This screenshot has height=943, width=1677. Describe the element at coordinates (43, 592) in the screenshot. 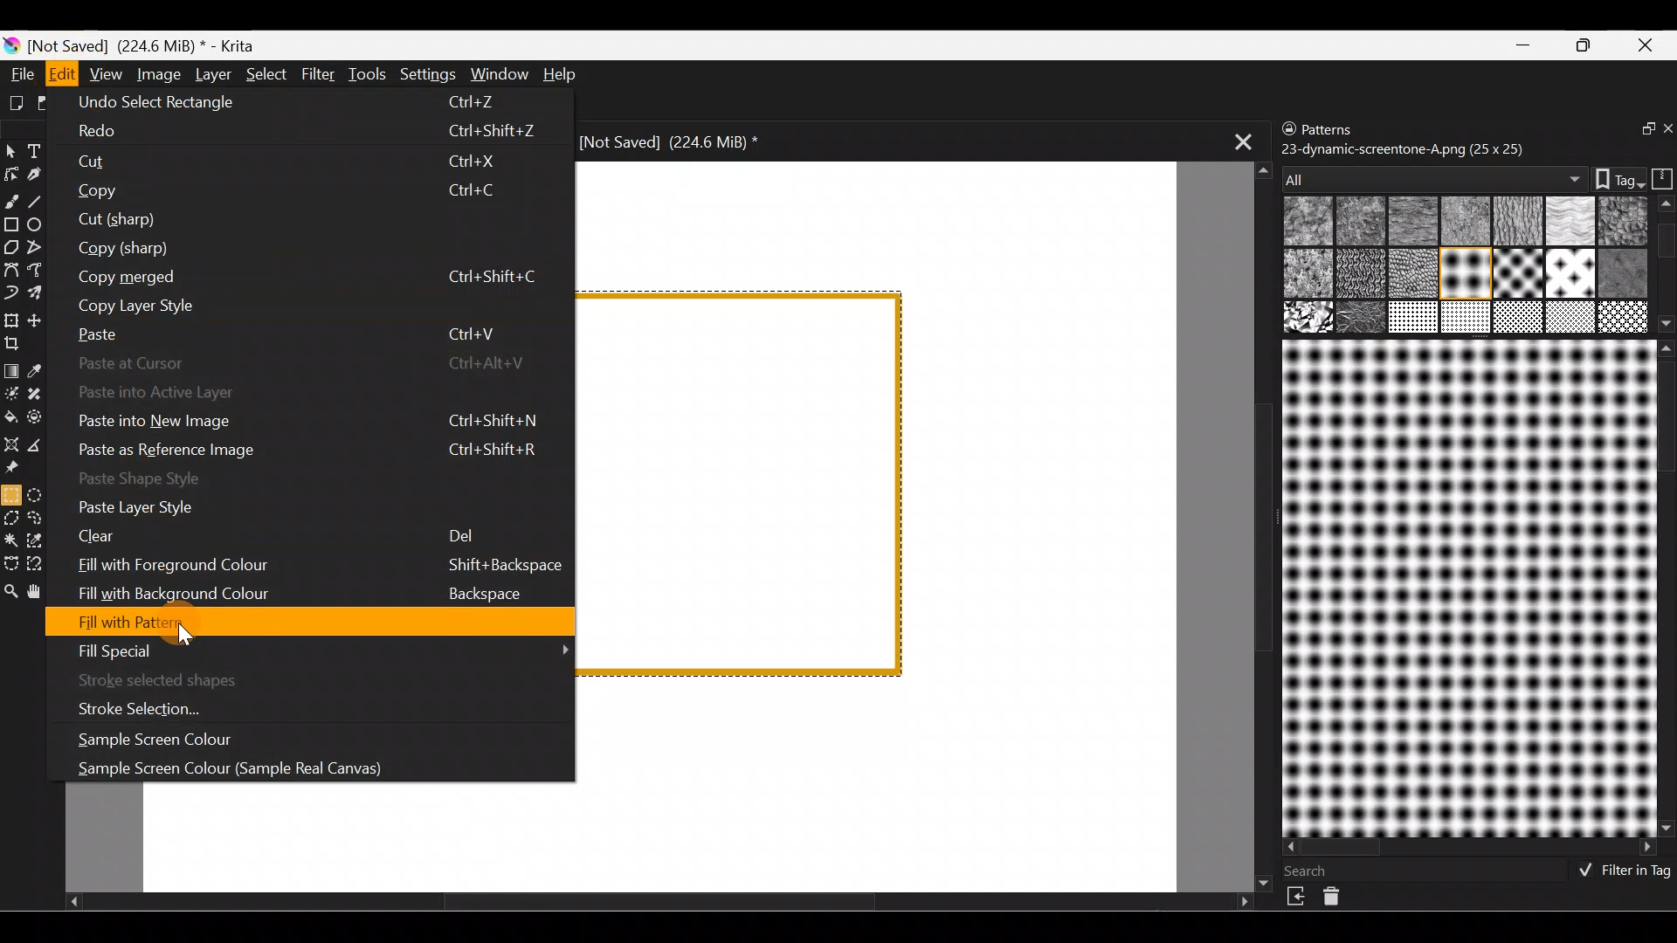

I see `Pan tool` at that location.